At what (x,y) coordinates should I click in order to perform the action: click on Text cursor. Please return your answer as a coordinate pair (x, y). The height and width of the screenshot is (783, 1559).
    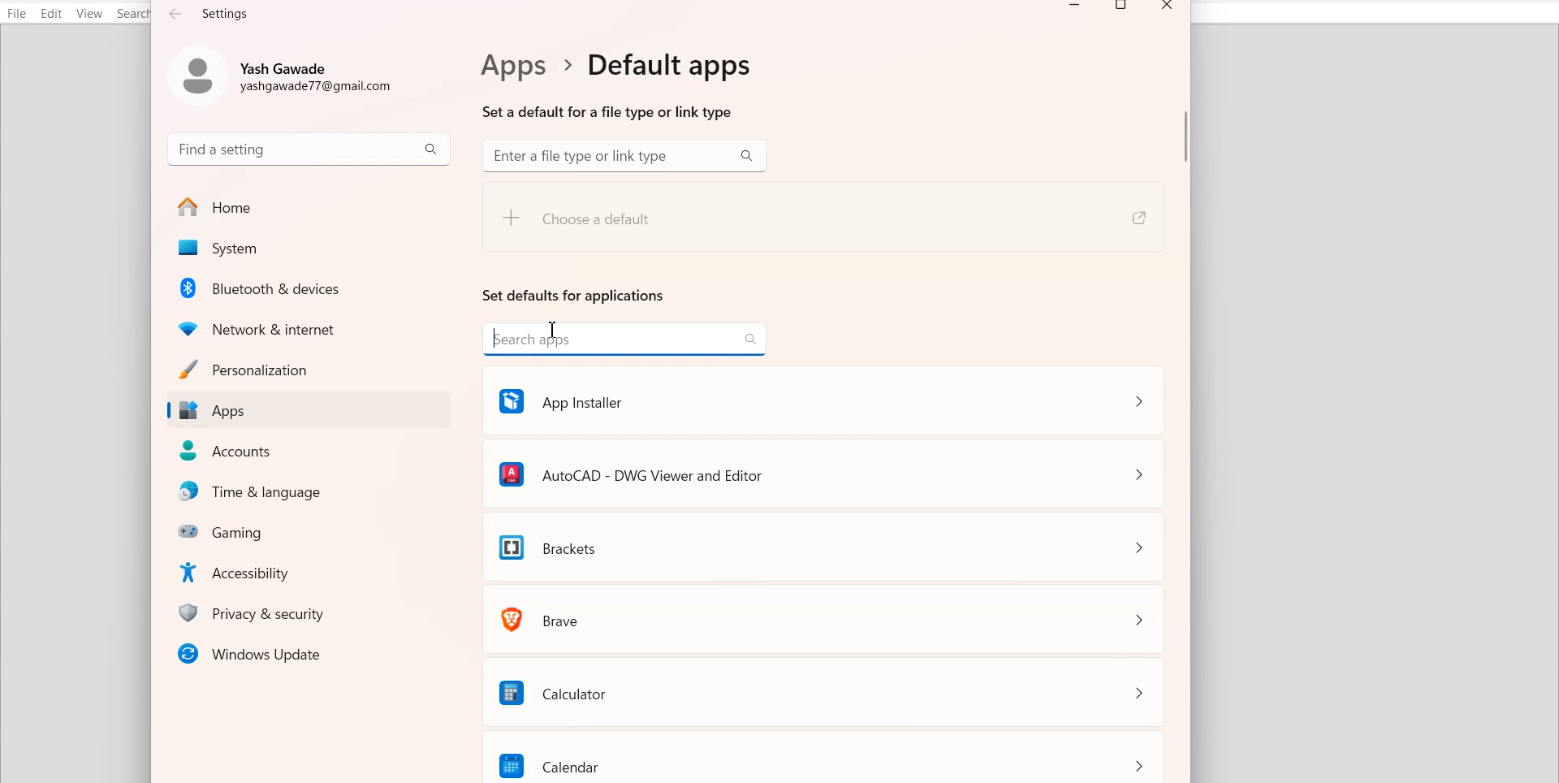
    Looking at the image, I should click on (555, 330).